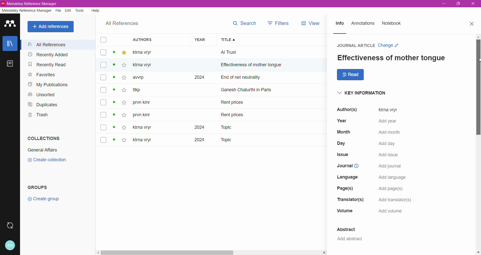 The height and width of the screenshot is (255, 481). Describe the element at coordinates (359, 92) in the screenshot. I see `Key Information` at that location.